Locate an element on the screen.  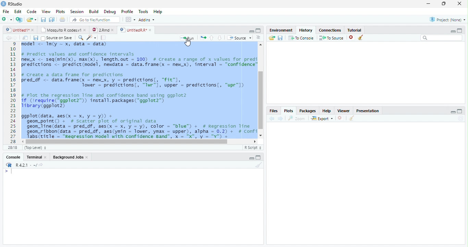
Untitled is located at coordinates (20, 30).